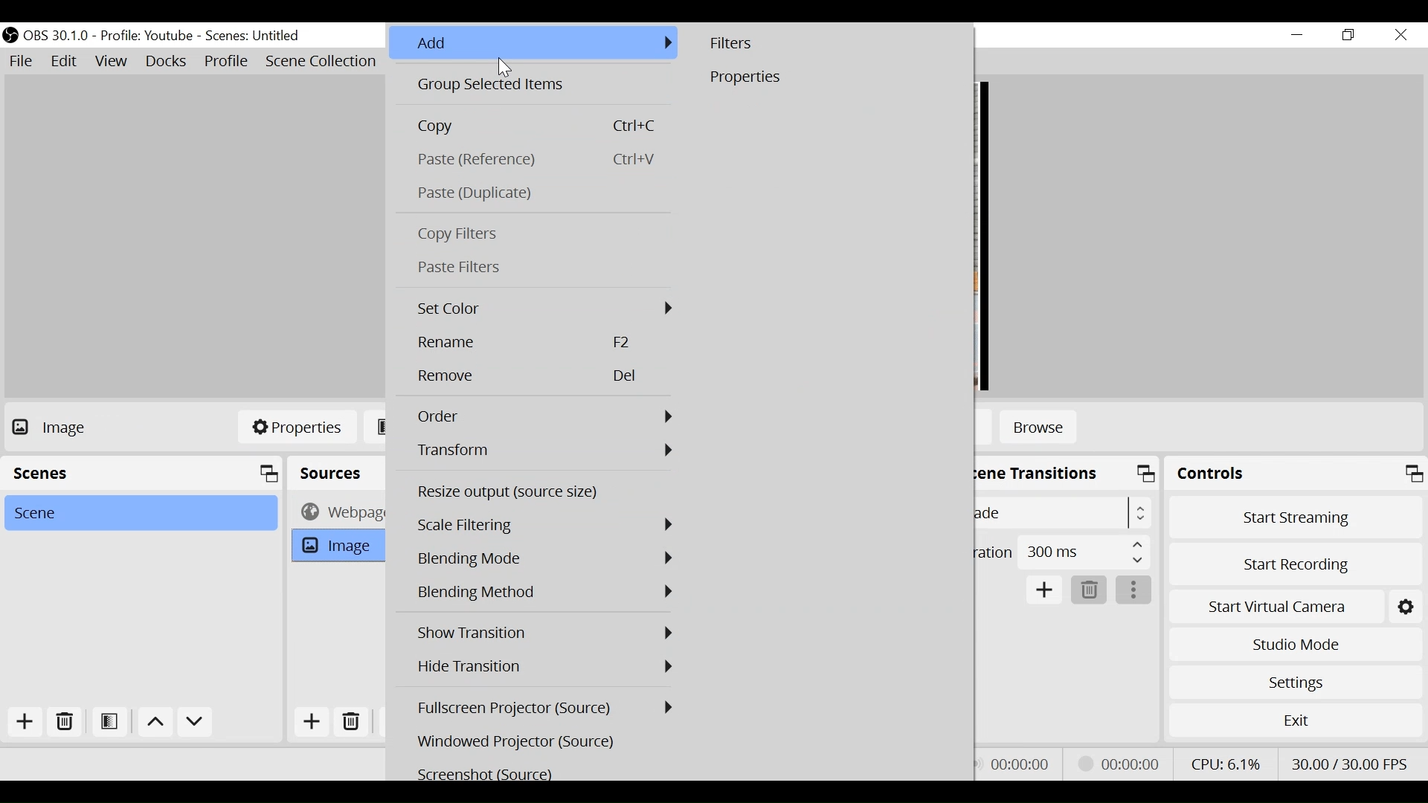 This screenshot has height=803, width=1428. Describe the element at coordinates (1348, 764) in the screenshot. I see `Frame Per Second` at that location.